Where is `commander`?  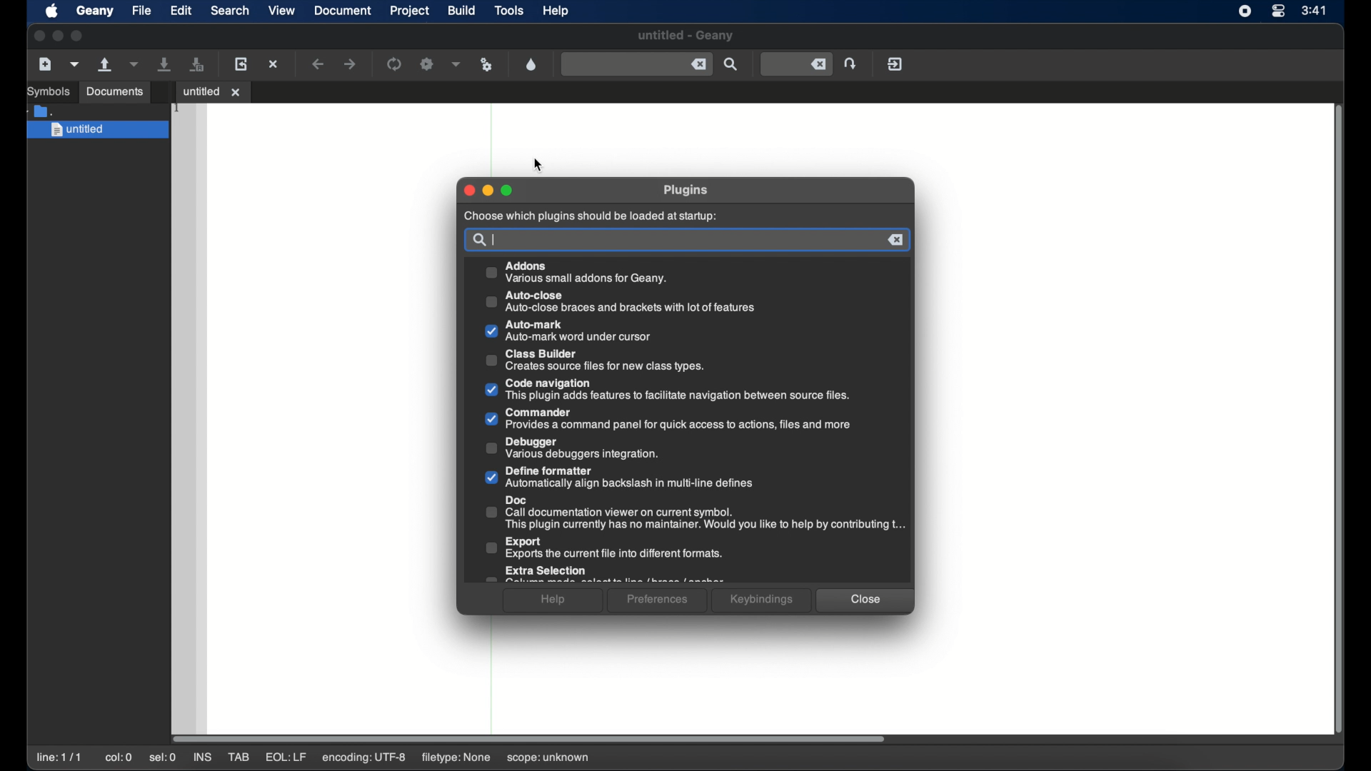
commander is located at coordinates (668, 419).